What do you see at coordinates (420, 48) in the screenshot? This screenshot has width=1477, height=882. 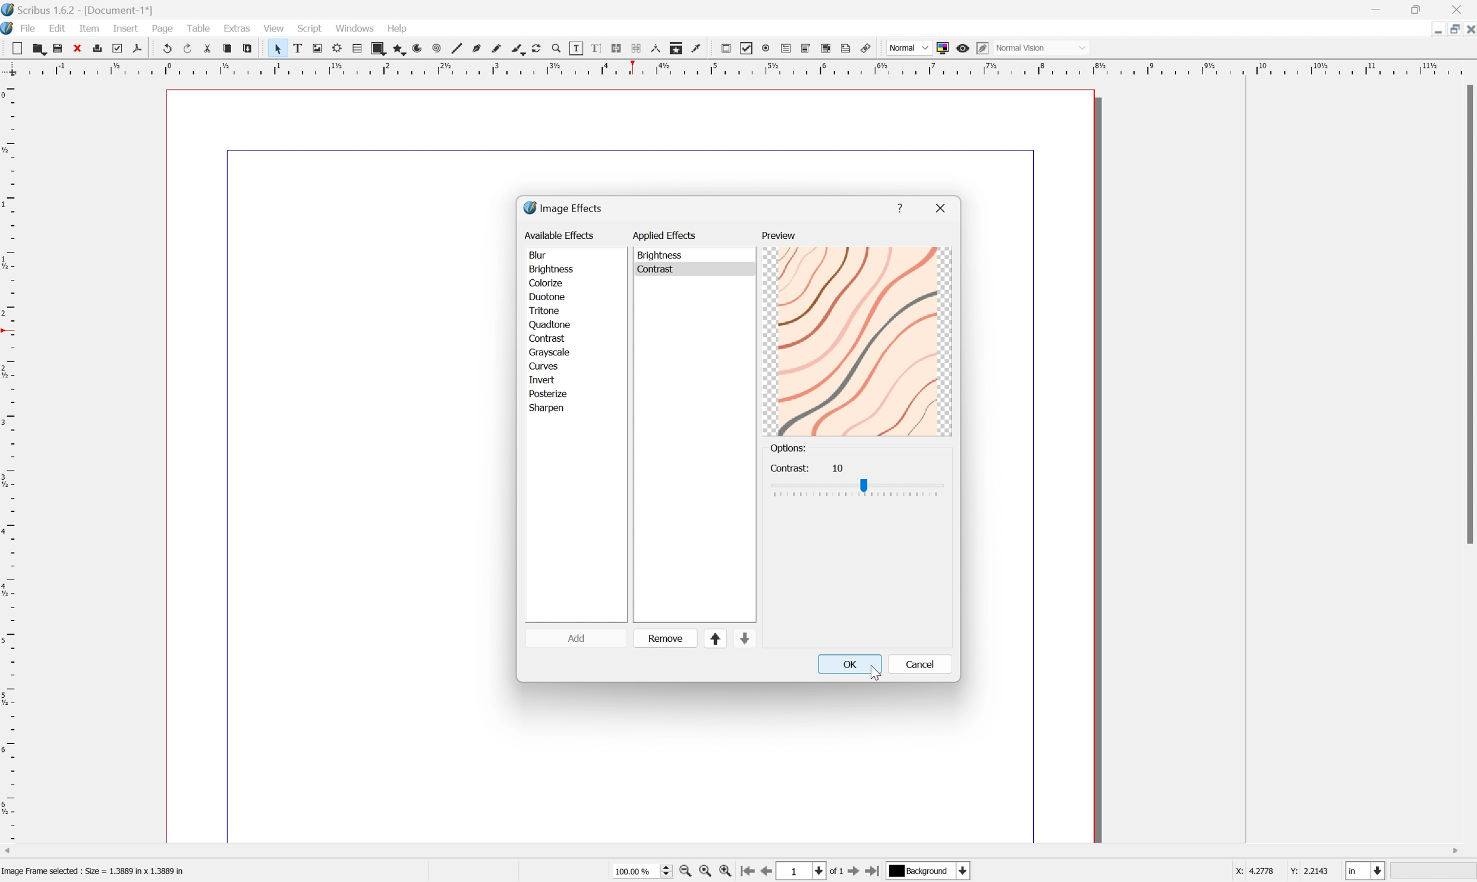 I see `Arc` at bounding box center [420, 48].